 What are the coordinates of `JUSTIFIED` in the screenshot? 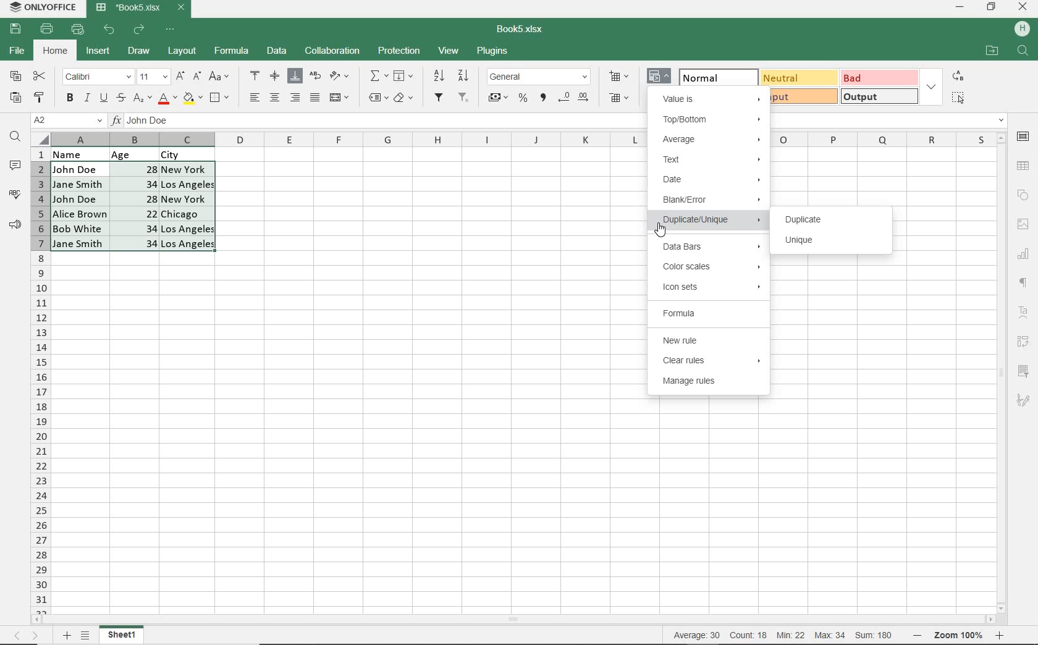 It's located at (314, 97).